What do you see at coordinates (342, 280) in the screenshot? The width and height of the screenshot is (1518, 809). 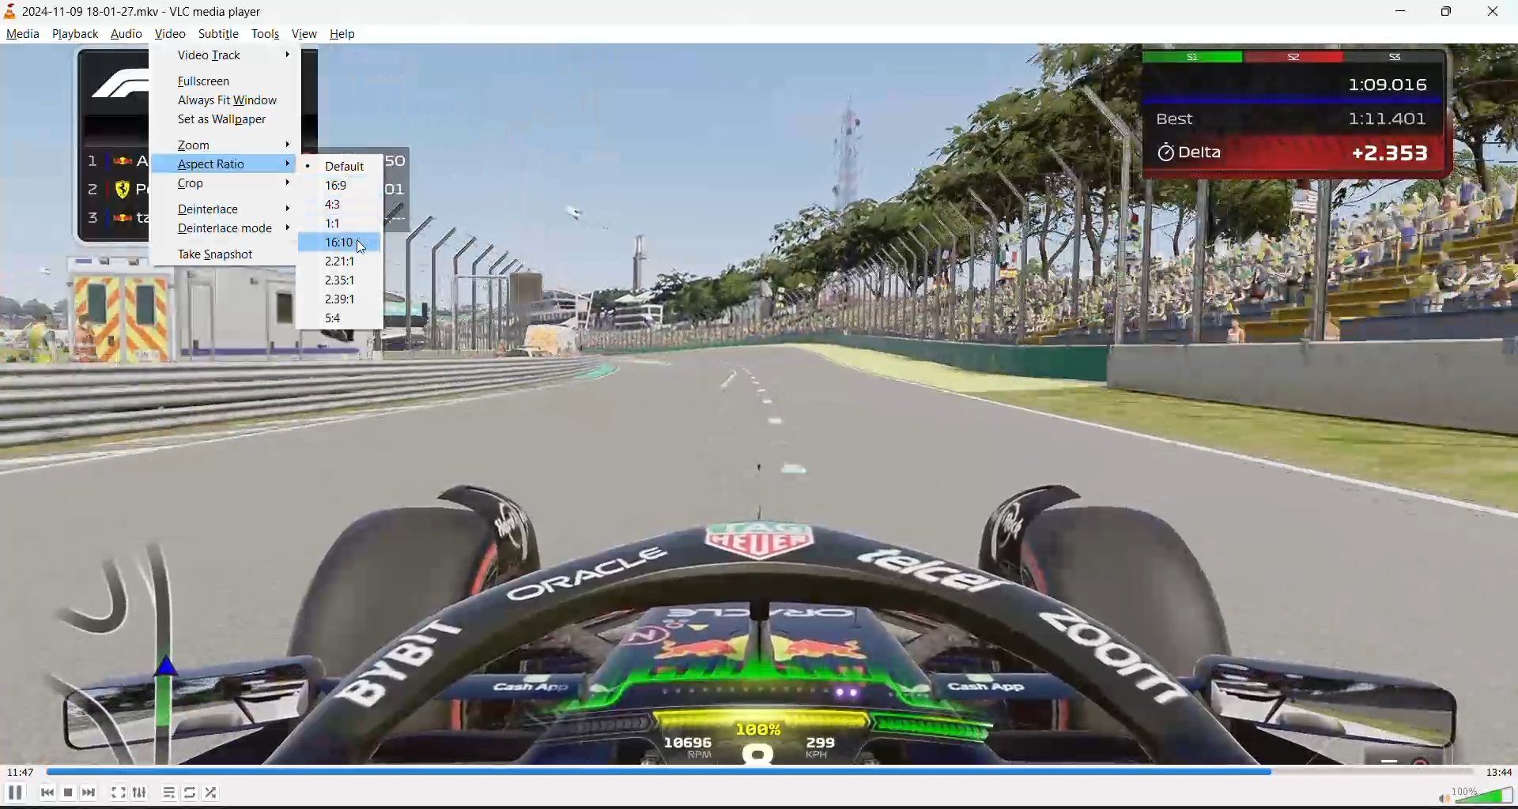 I see `2.35:1` at bounding box center [342, 280].